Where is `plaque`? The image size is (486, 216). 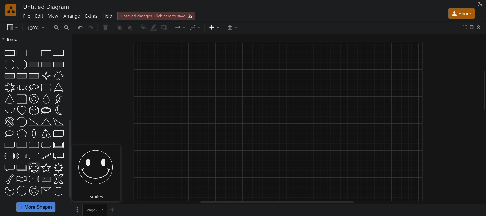
plaque is located at coordinates (46, 145).